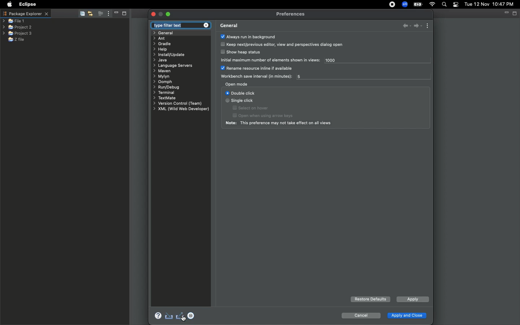 This screenshot has width=520, height=325. Describe the element at coordinates (505, 13) in the screenshot. I see `Minimize` at that location.